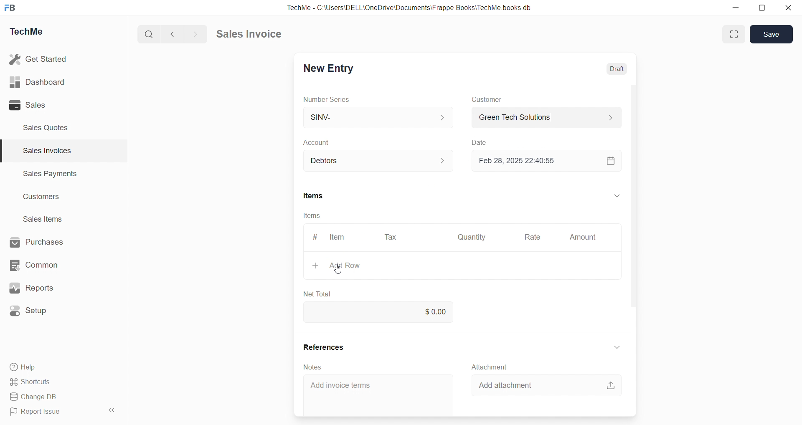 Image resolution: width=802 pixels, height=425 pixels. Describe the element at coordinates (735, 8) in the screenshot. I see `minimize` at that location.